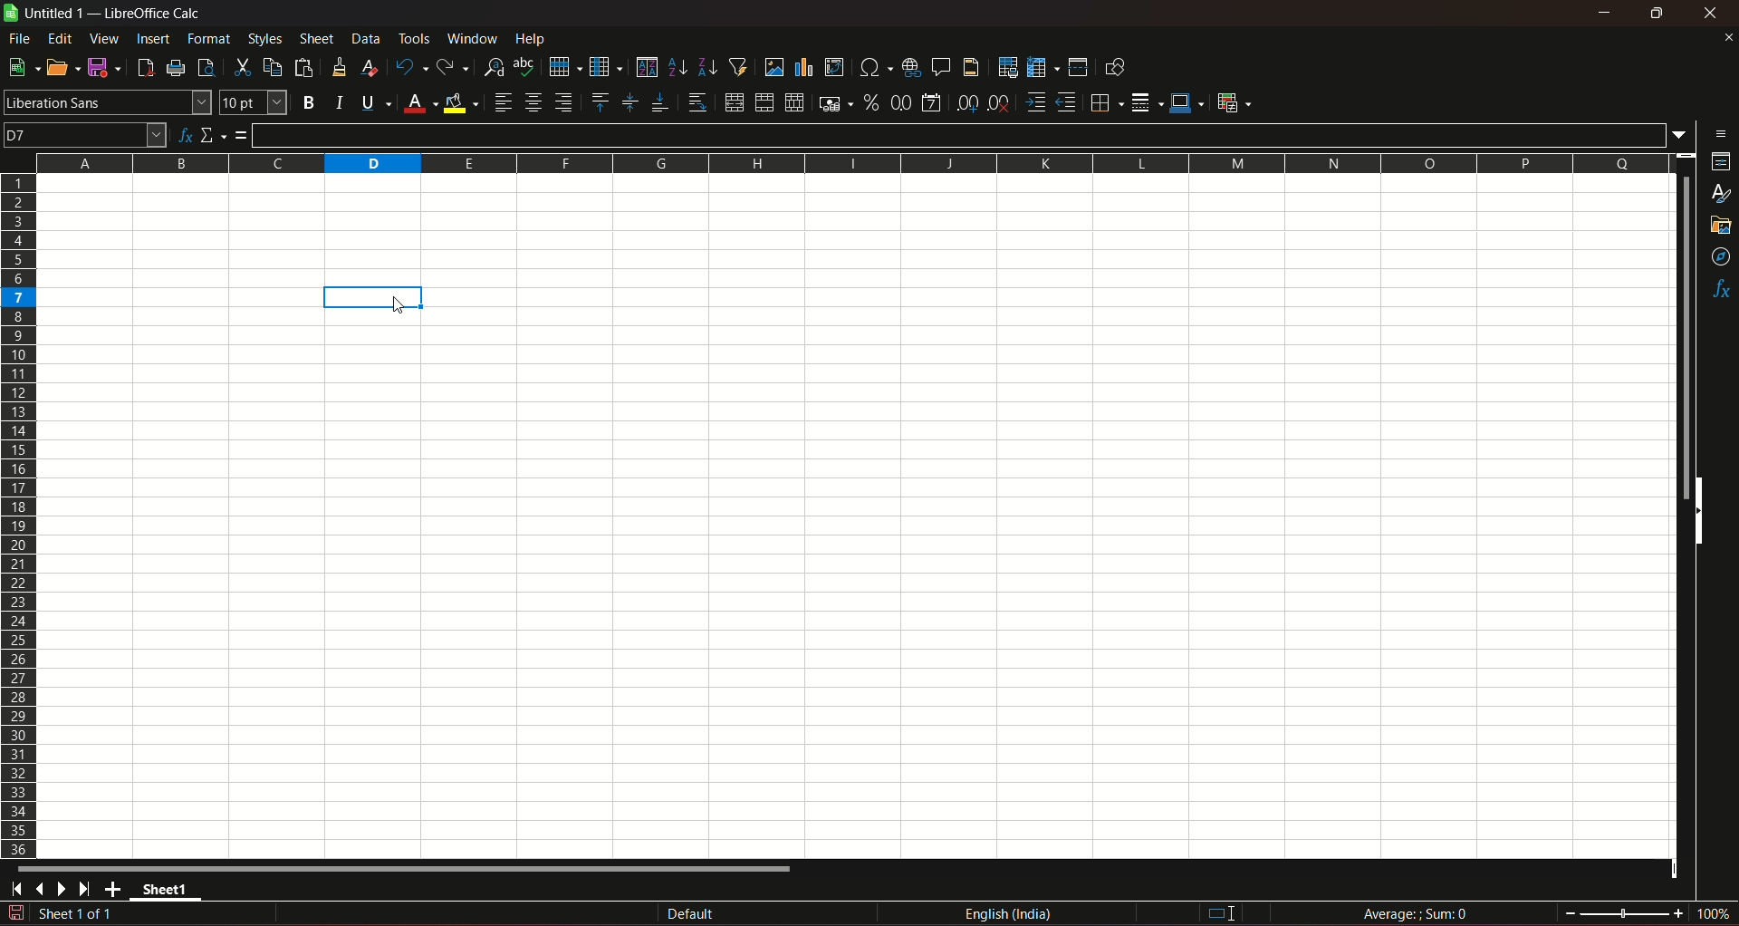 This screenshot has height=926, width=1739. I want to click on clone formatting, so click(341, 66).